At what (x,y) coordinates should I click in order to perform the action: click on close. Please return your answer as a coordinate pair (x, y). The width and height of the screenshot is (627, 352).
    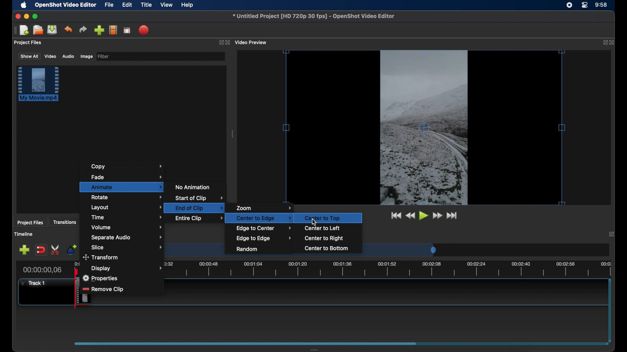
    Looking at the image, I should click on (17, 16).